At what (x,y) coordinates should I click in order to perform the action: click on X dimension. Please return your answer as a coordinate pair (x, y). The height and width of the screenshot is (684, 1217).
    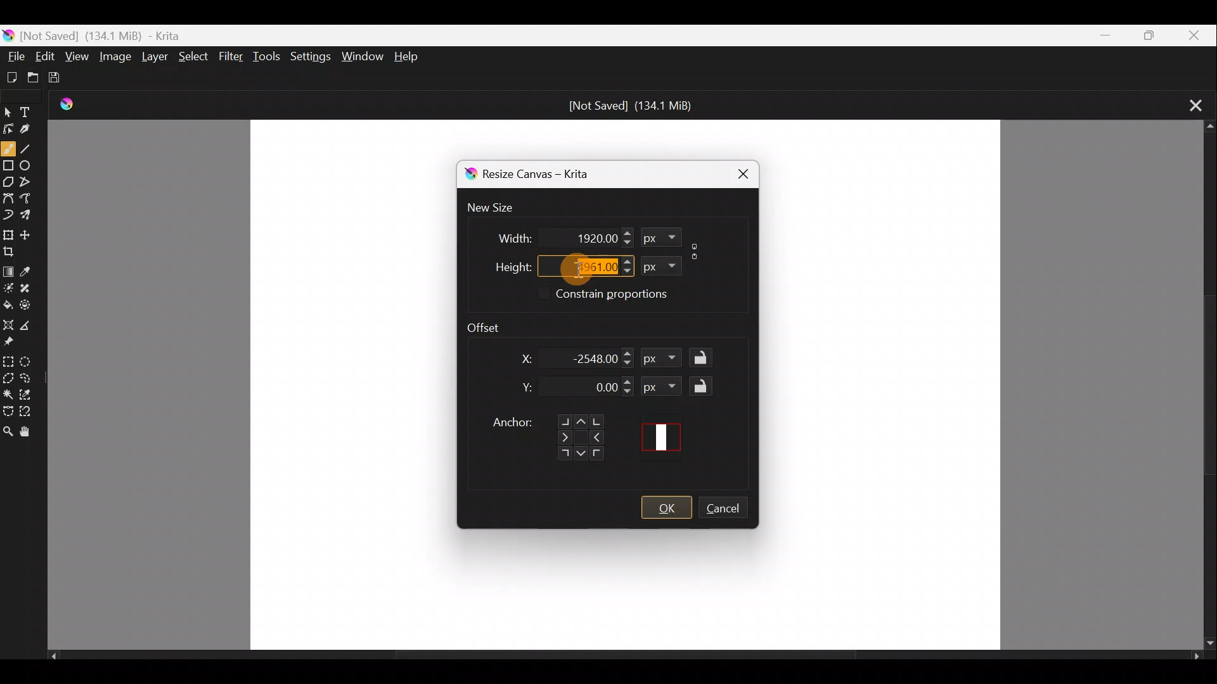
    Looking at the image, I should click on (518, 358).